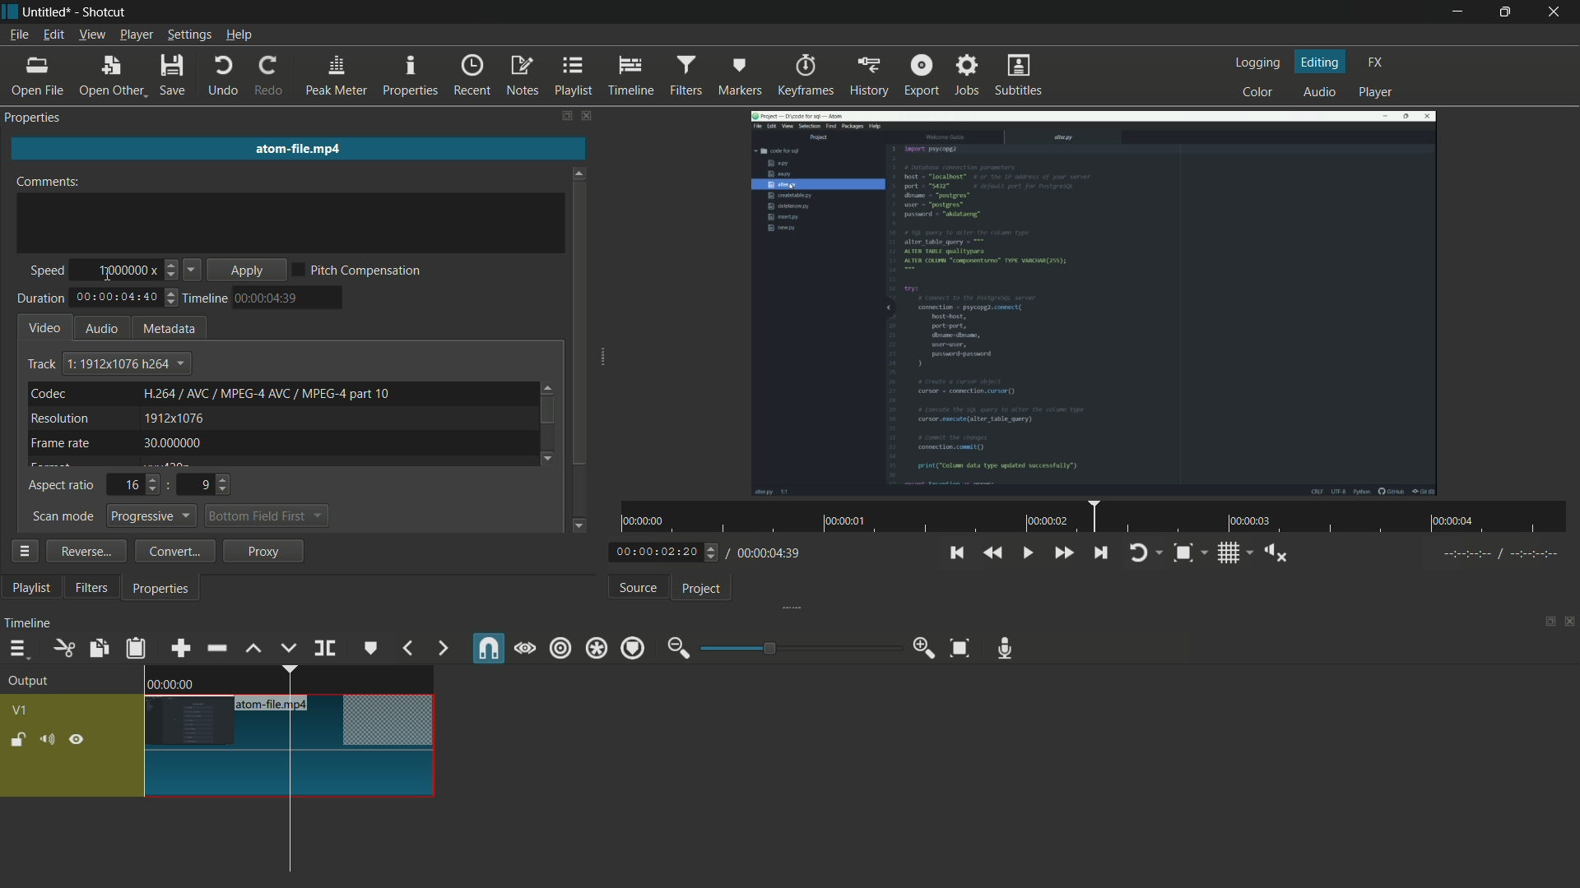 This screenshot has width=1580, height=888. Describe the element at coordinates (686, 75) in the screenshot. I see `filters` at that location.